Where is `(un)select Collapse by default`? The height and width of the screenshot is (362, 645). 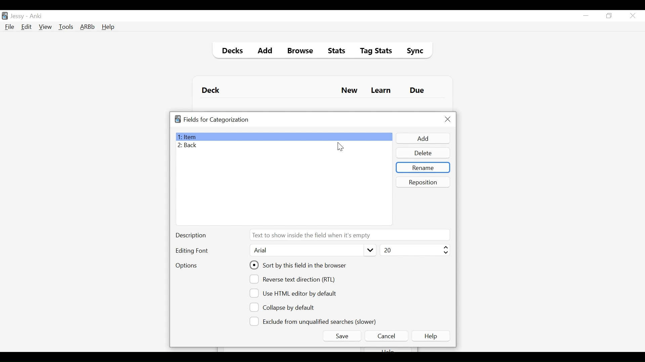 (un)select Collapse by default is located at coordinates (287, 307).